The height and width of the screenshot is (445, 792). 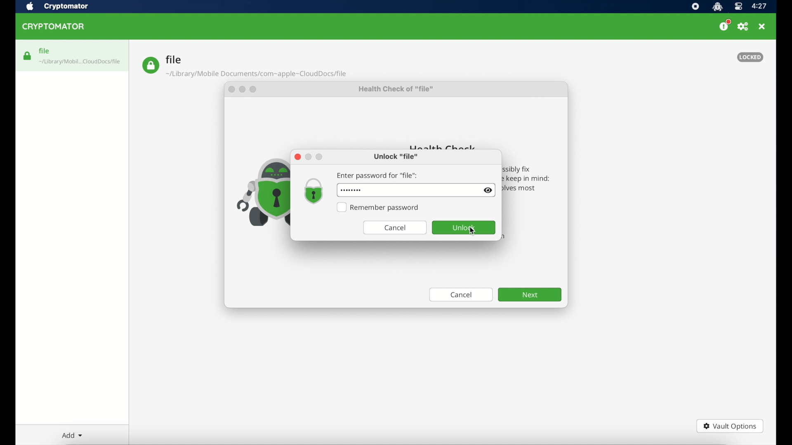 What do you see at coordinates (395, 227) in the screenshot?
I see `cancel` at bounding box center [395, 227].